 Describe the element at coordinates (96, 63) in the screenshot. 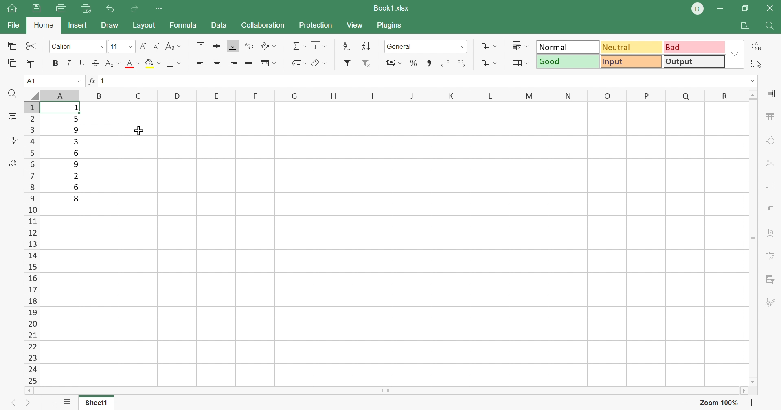

I see `Strikethrough` at that location.